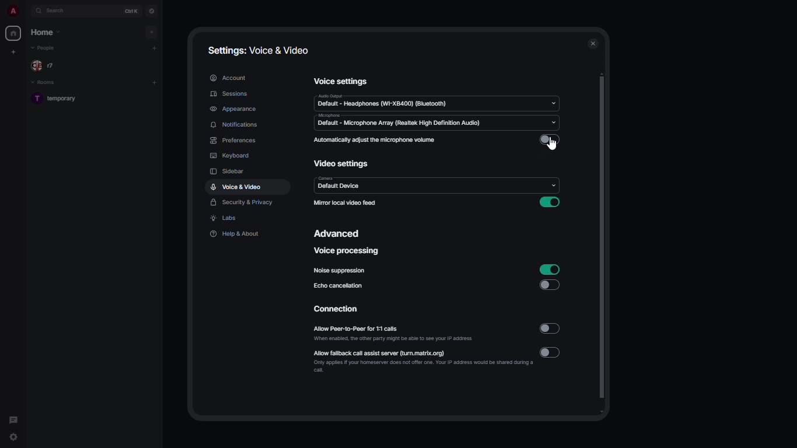 The height and width of the screenshot is (448, 797). I want to click on room, so click(58, 98).